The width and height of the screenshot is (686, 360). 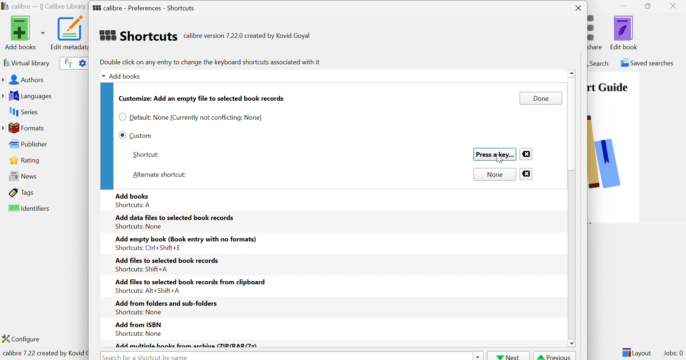 I want to click on image, so click(x=613, y=162).